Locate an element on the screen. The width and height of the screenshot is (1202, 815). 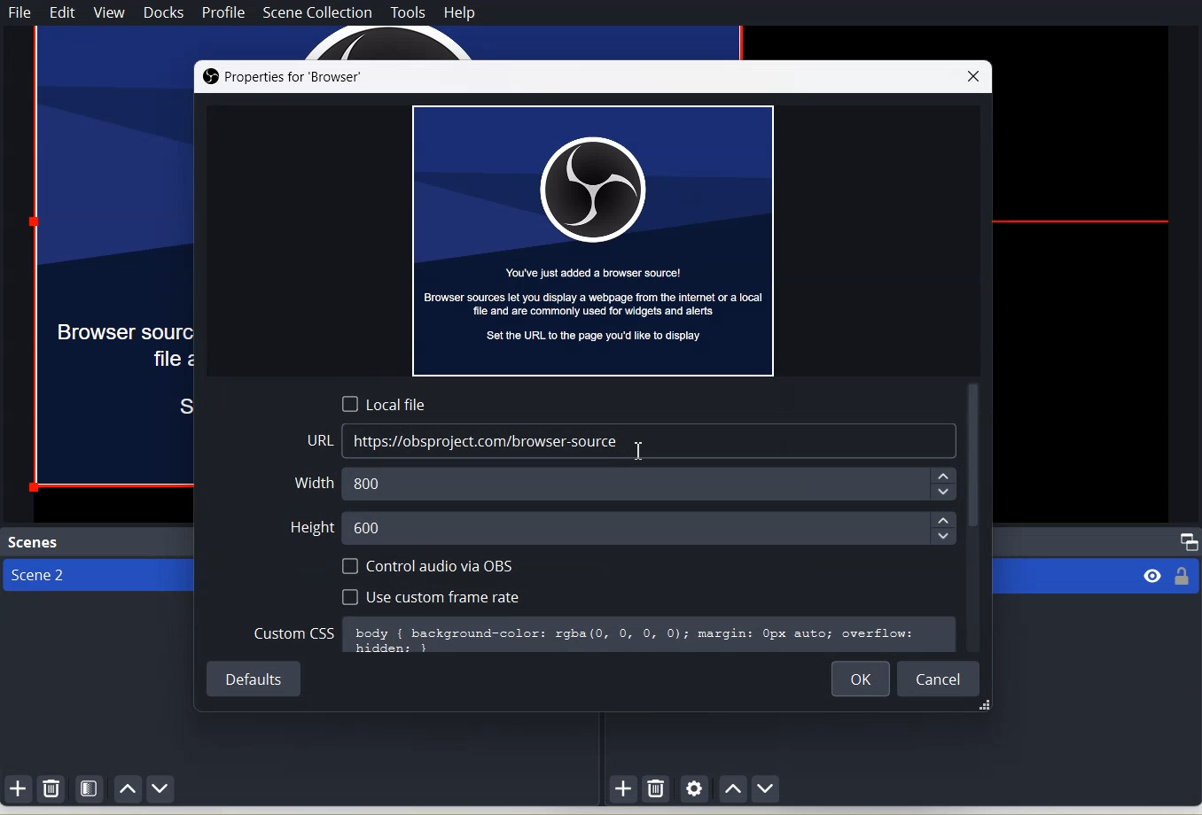
cursor is located at coordinates (644, 453).